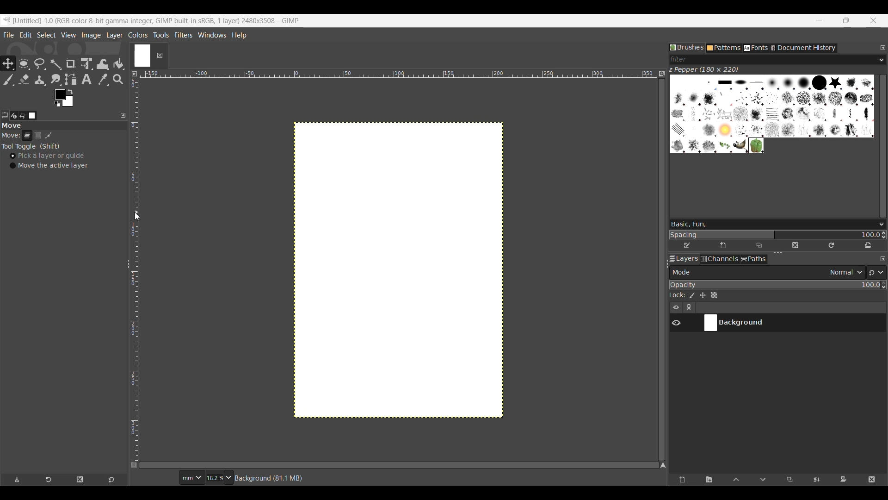  I want to click on Close interface, so click(873, 20).